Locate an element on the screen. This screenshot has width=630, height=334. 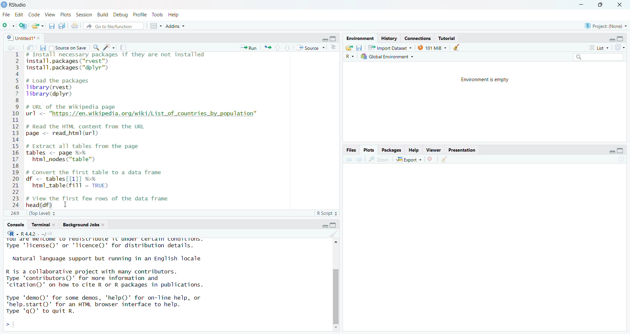
scroll down is located at coordinates (336, 328).